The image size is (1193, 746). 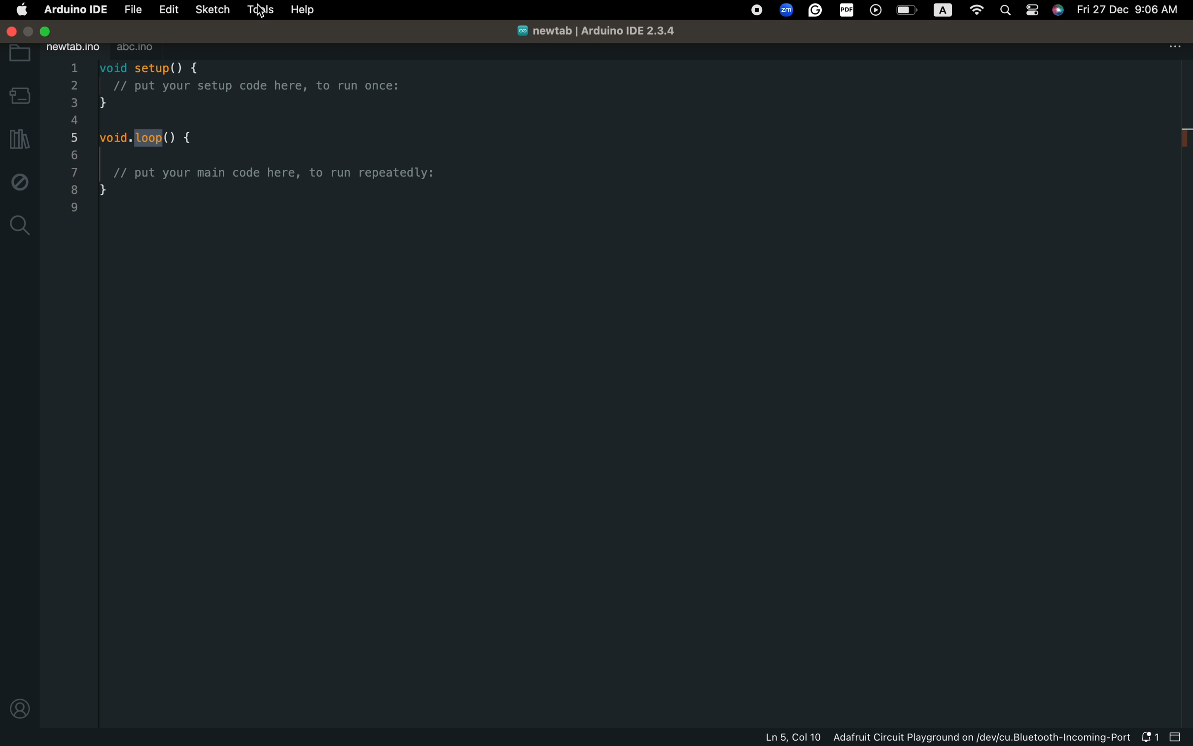 I want to click on sketch, so click(x=212, y=10).